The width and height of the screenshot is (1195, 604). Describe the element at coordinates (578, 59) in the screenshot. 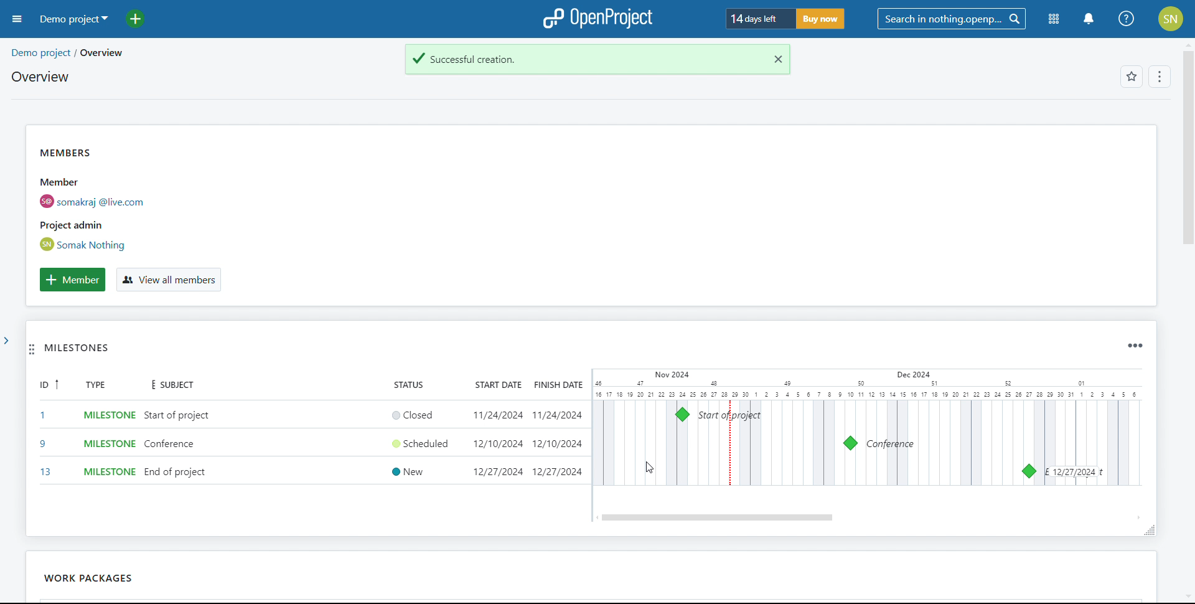

I see `task created successfully` at that location.